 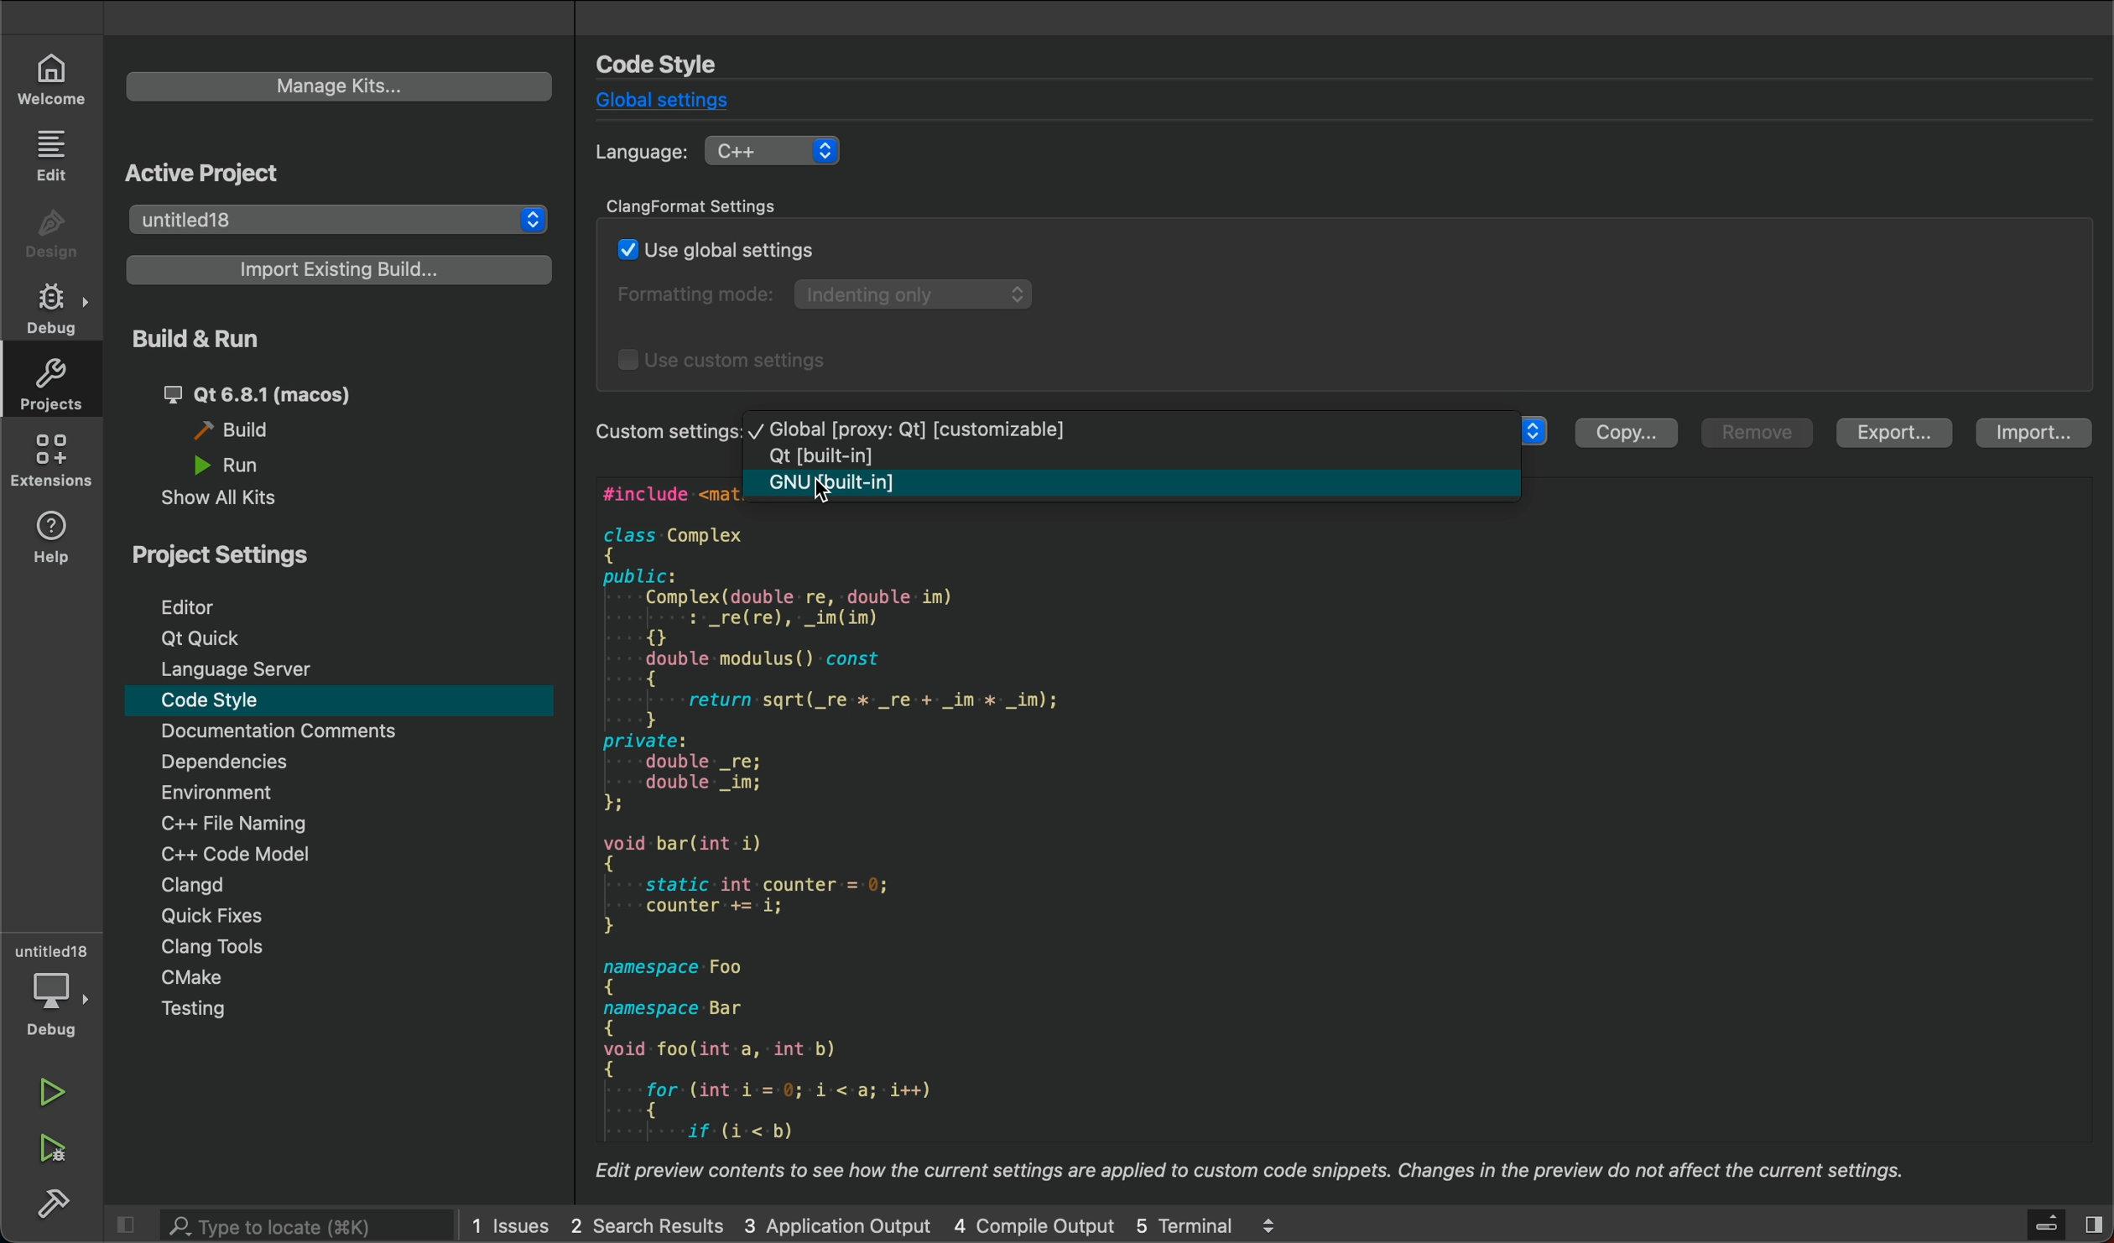 I want to click on Indenting only , so click(x=919, y=294).